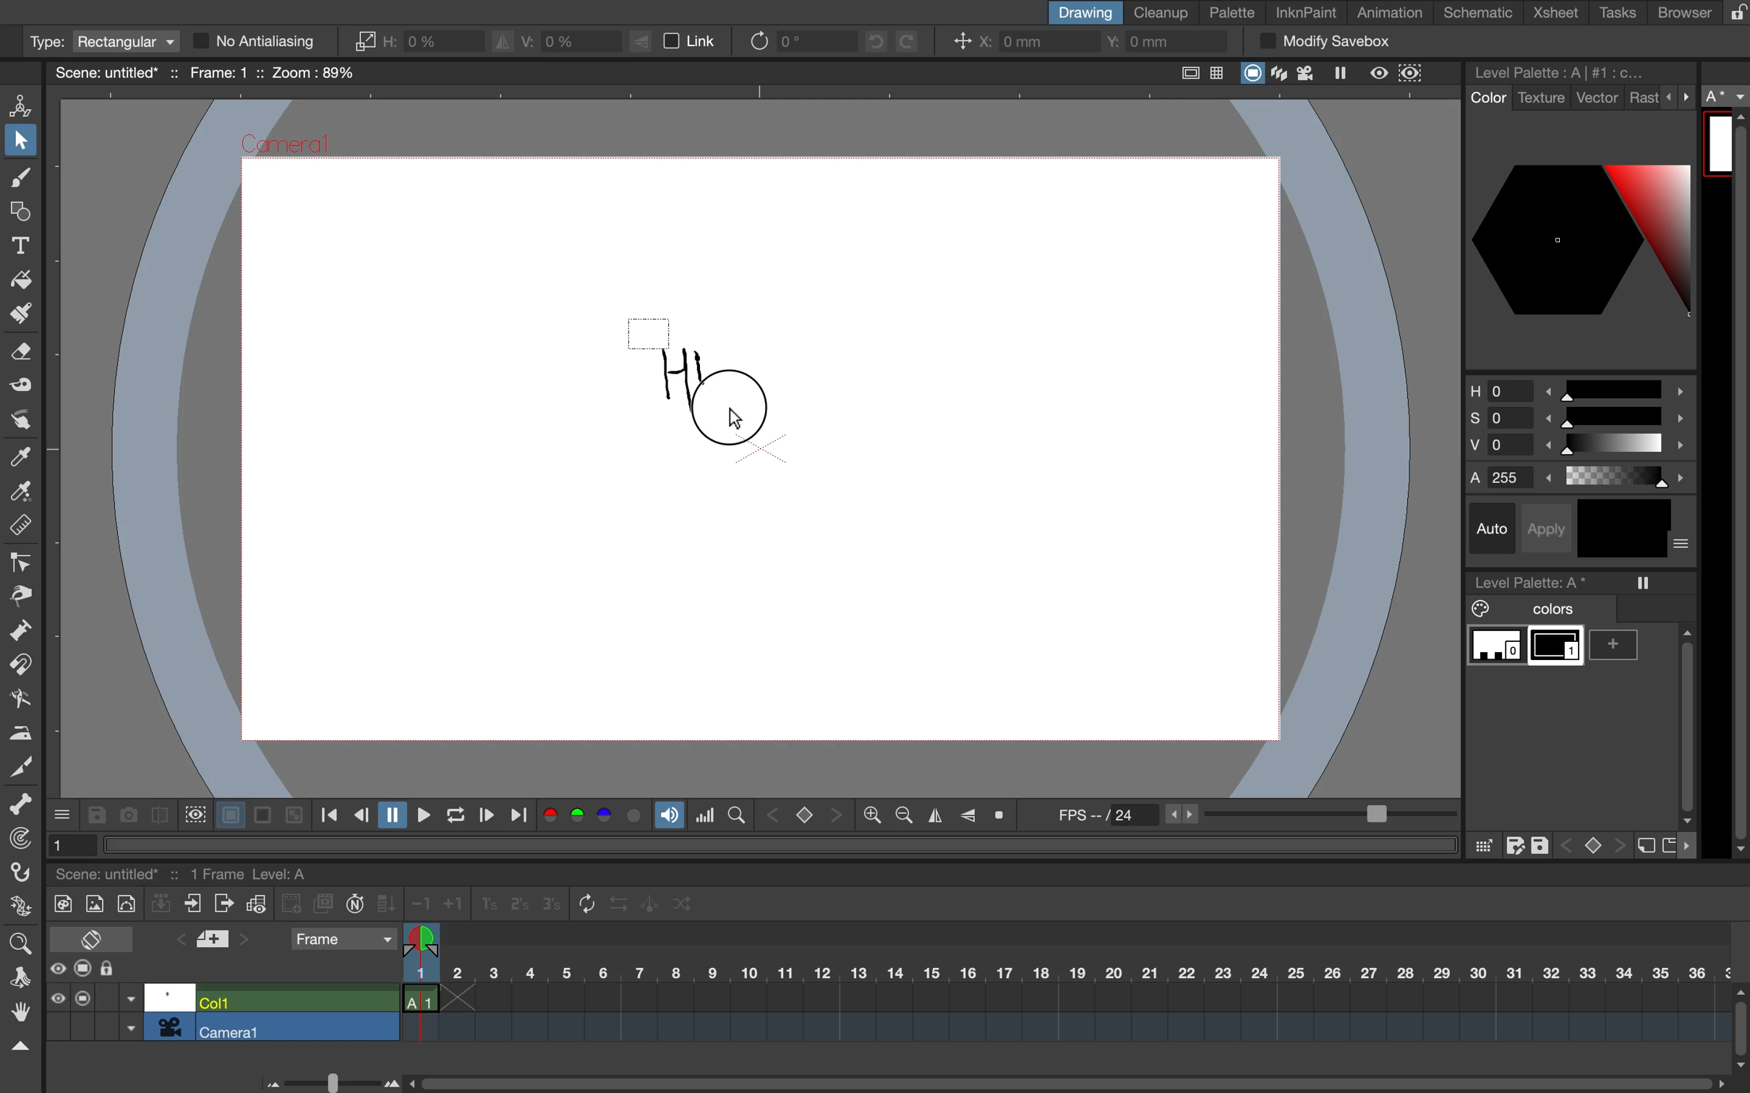 The image size is (1750, 1093). I want to click on more options, so click(1679, 96).